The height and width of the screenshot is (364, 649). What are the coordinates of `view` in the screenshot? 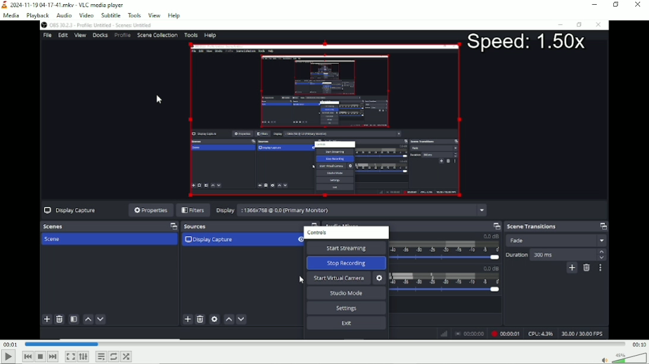 It's located at (155, 14).